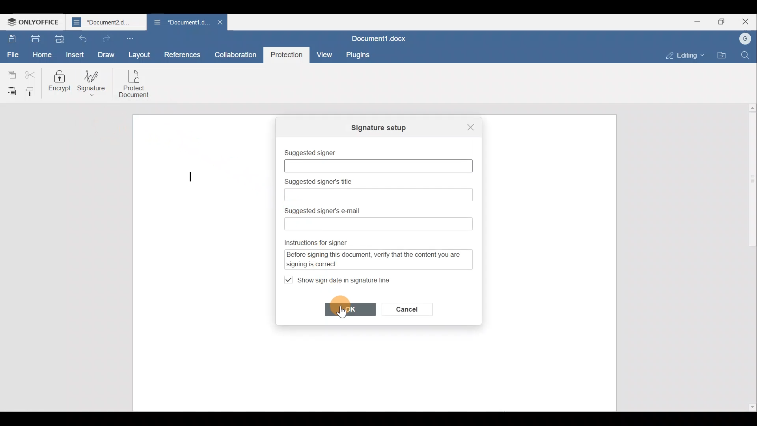 This screenshot has width=757, height=426. Describe the element at coordinates (379, 165) in the screenshot. I see `Text box` at that location.